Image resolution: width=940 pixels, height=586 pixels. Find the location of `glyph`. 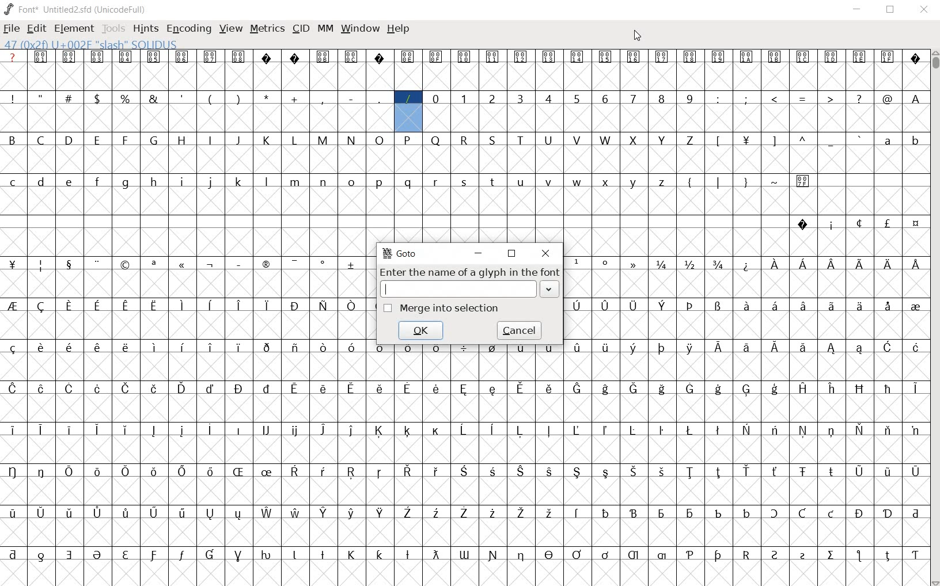

glyph is located at coordinates (210, 554).